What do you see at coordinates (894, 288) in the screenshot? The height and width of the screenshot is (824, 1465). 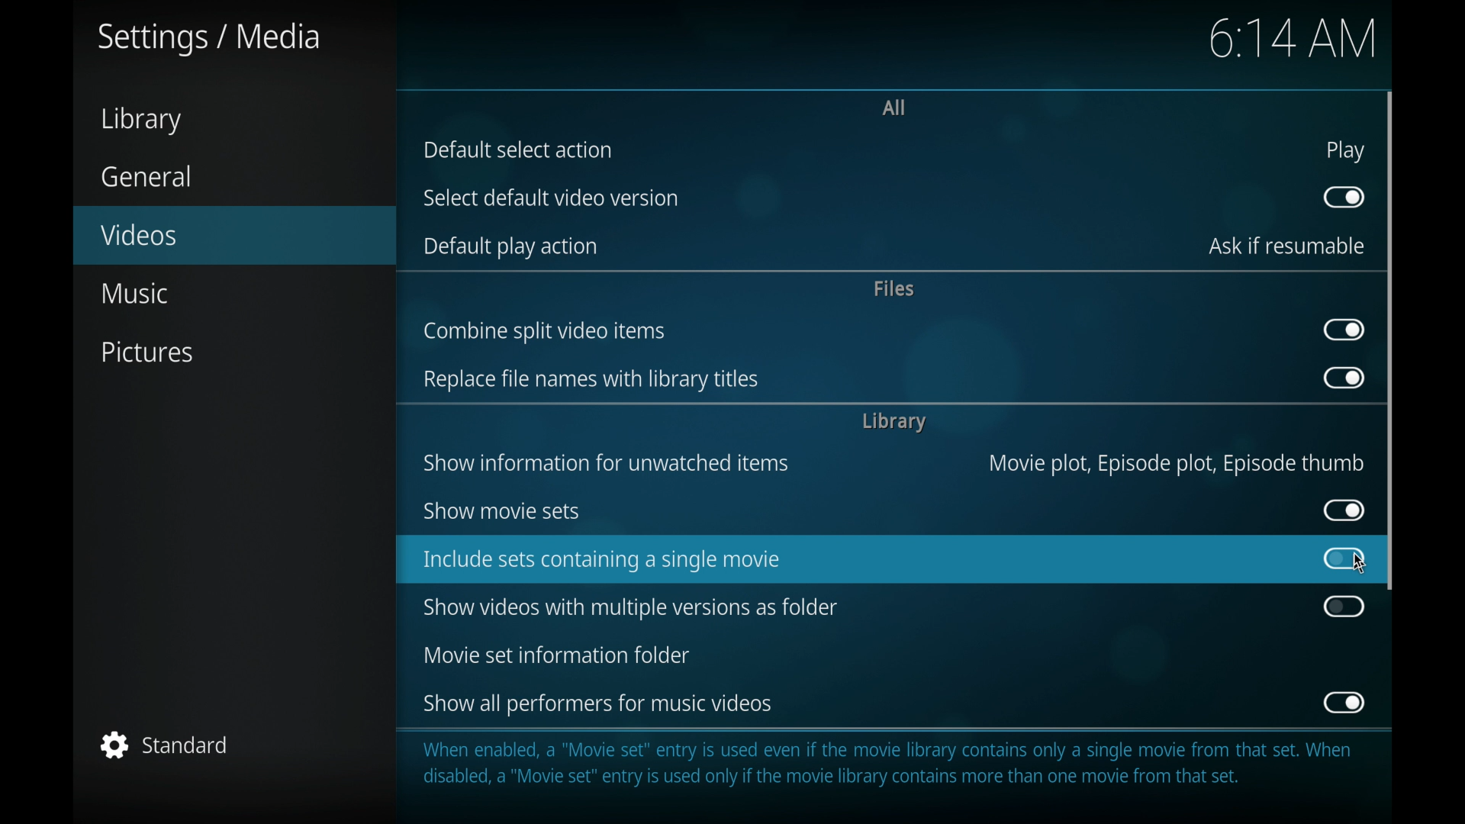 I see `files` at bounding box center [894, 288].